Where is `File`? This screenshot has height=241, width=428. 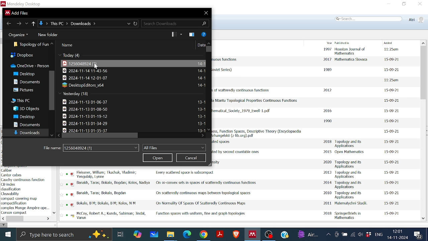
File is located at coordinates (86, 78).